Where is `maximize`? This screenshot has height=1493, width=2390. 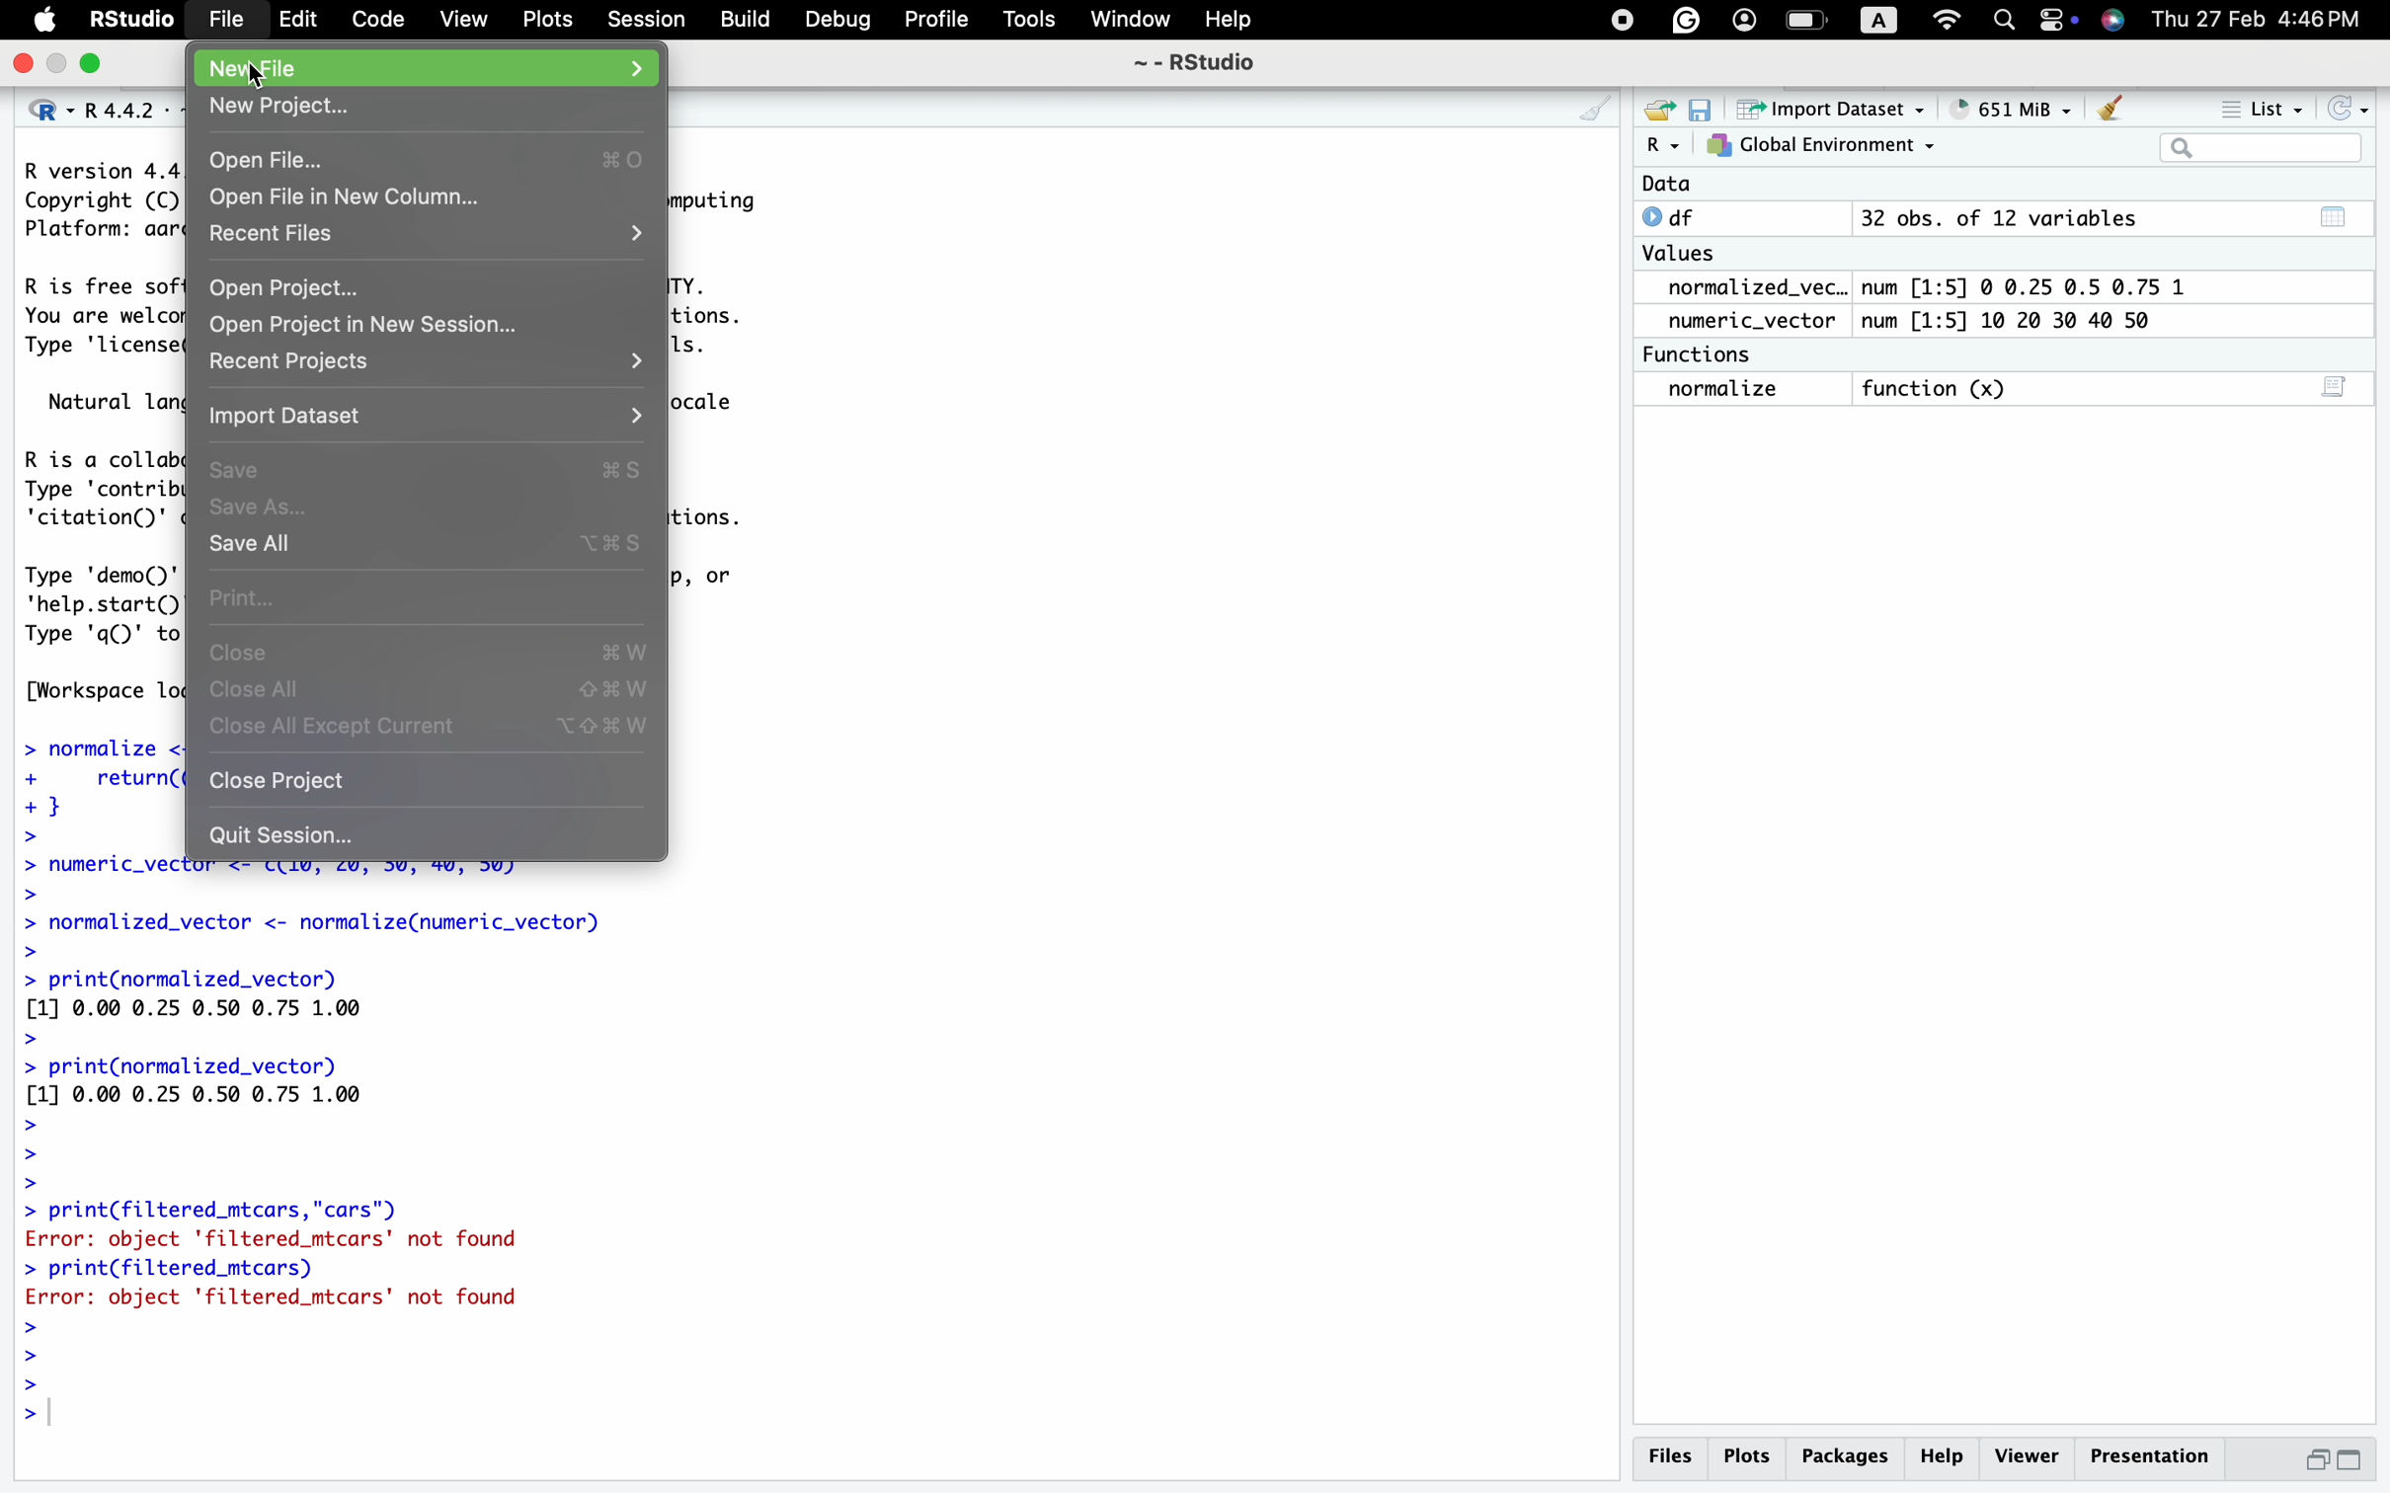
maximize is located at coordinates (97, 63).